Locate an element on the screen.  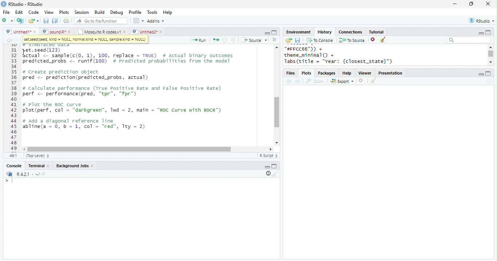
search file is located at coordinates (101, 21).